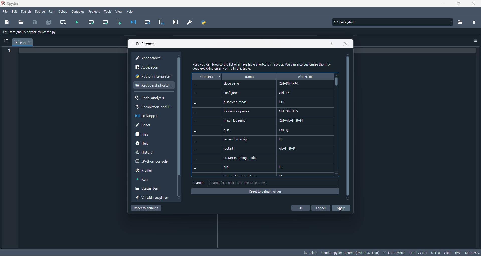  What do you see at coordinates (285, 92) in the screenshot?
I see `Ctri+F6` at bounding box center [285, 92].